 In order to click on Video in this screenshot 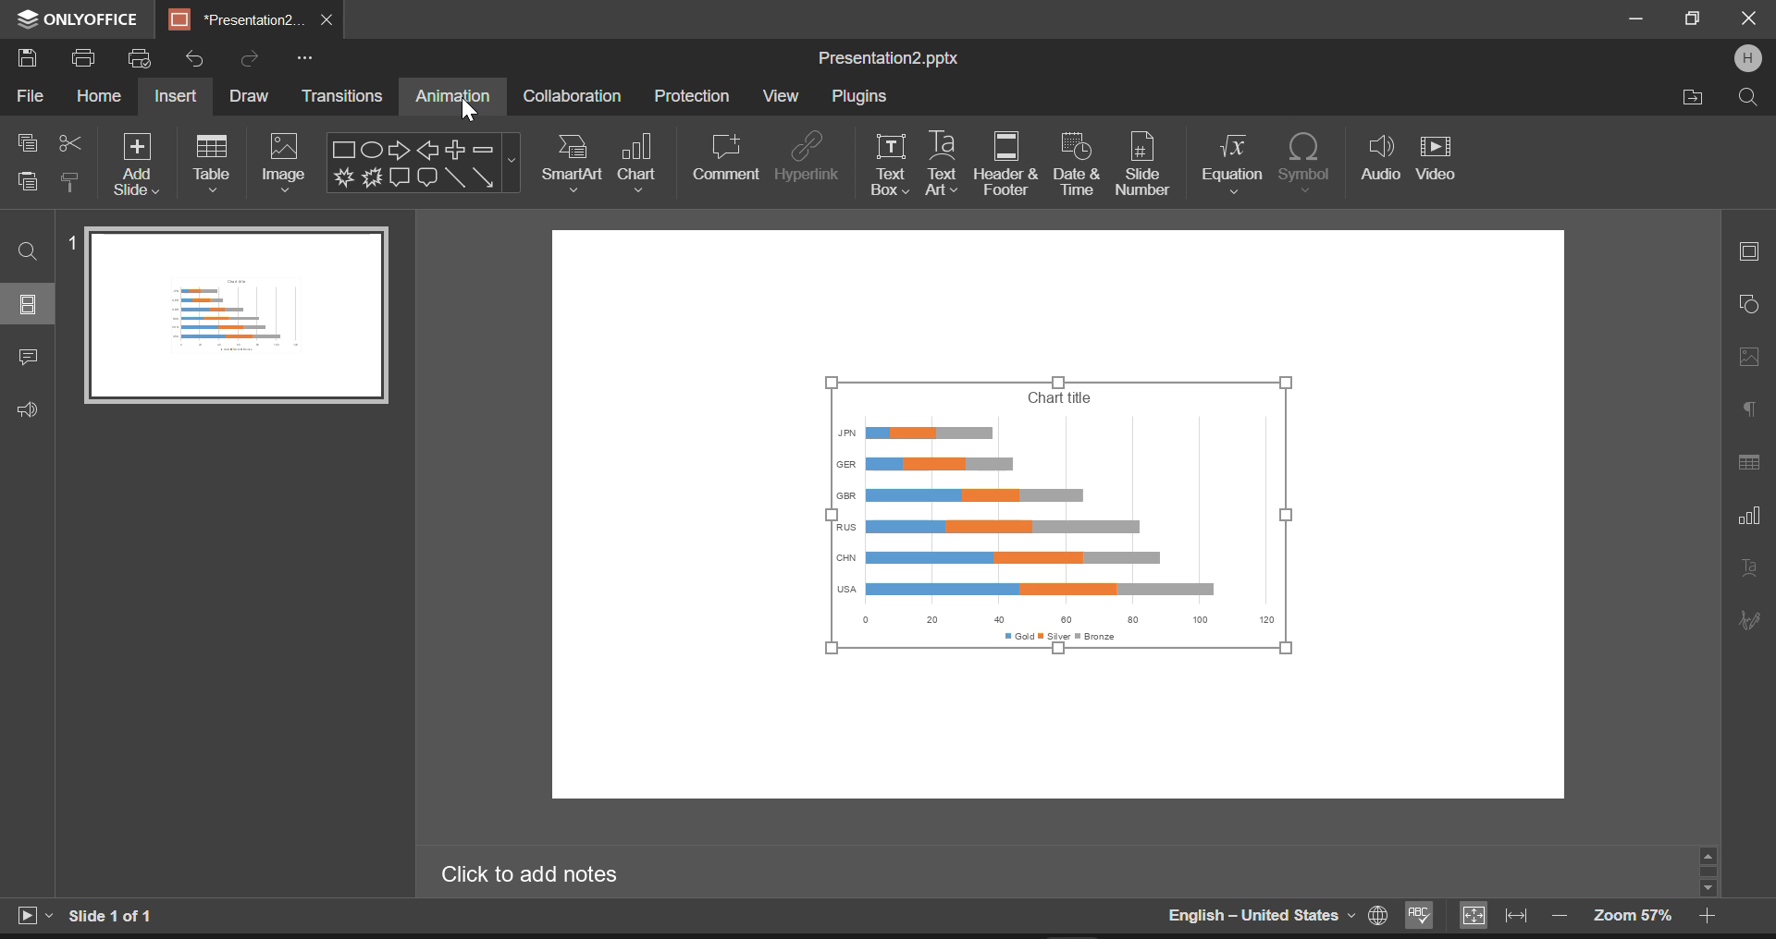, I will do `click(1437, 156)`.